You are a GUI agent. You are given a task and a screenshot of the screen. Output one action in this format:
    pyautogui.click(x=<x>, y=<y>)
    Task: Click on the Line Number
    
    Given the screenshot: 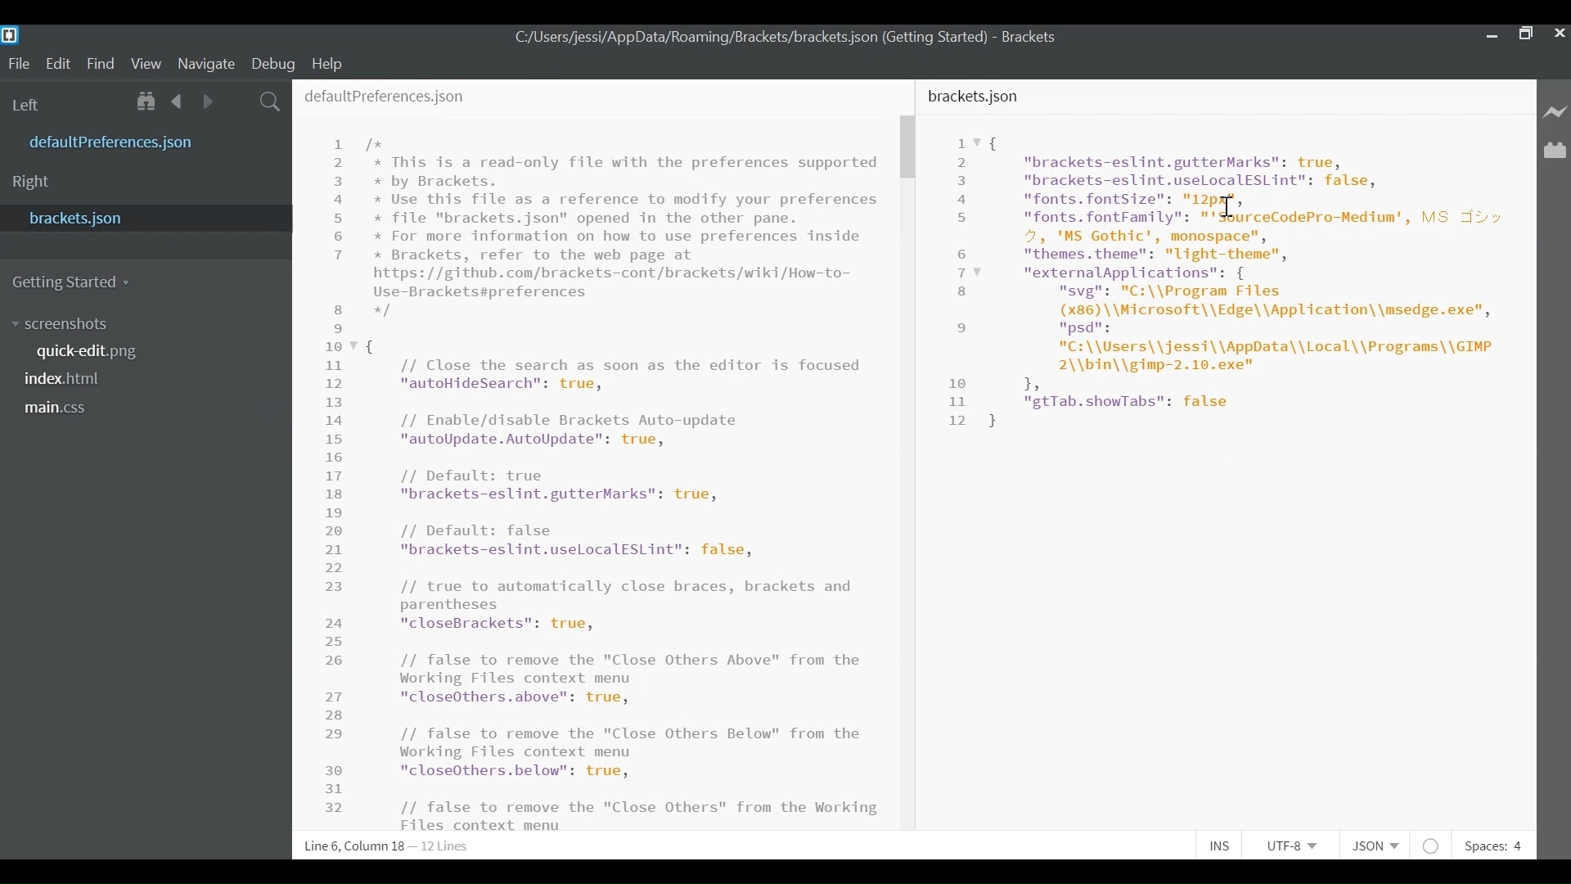 What is the action you would take?
    pyautogui.click(x=340, y=474)
    